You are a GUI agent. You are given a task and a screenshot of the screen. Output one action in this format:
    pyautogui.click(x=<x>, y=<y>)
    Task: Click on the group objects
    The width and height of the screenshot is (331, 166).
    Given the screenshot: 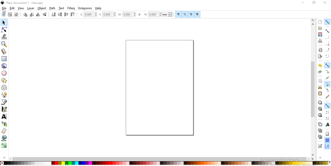 What is the action you would take?
    pyautogui.click(x=320, y=146)
    